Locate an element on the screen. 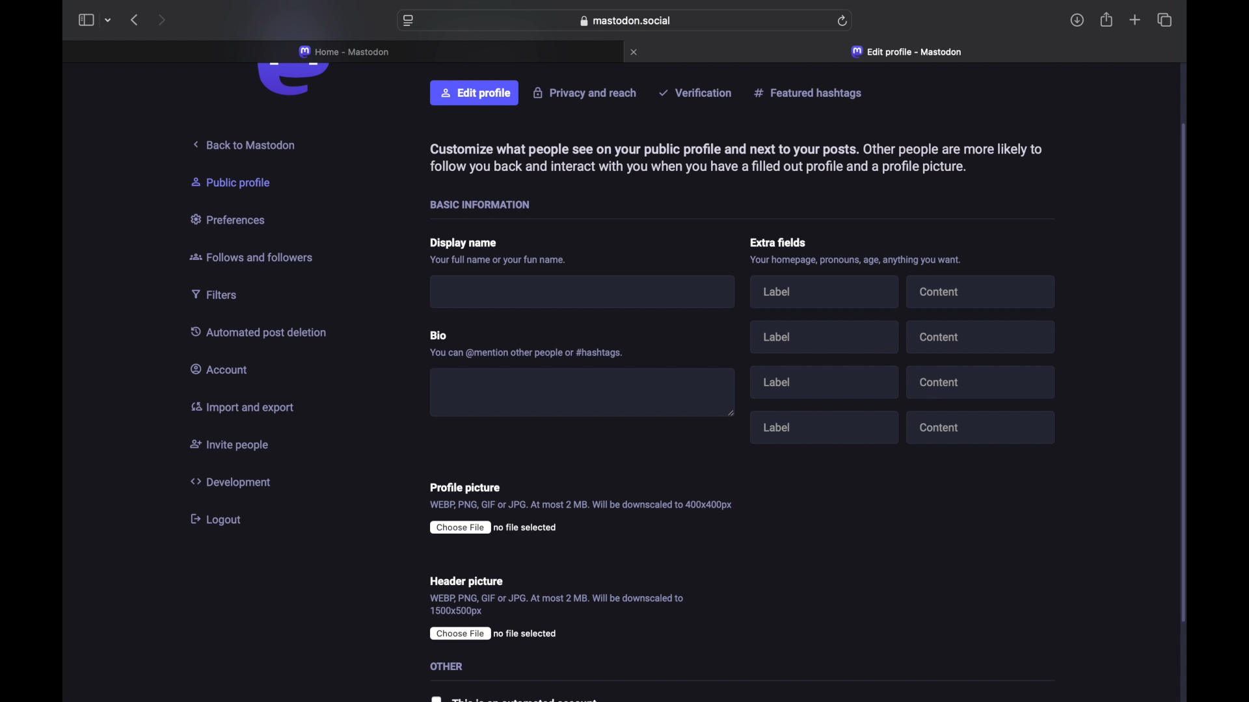 The image size is (1249, 702). Header picture is located at coordinates (467, 580).